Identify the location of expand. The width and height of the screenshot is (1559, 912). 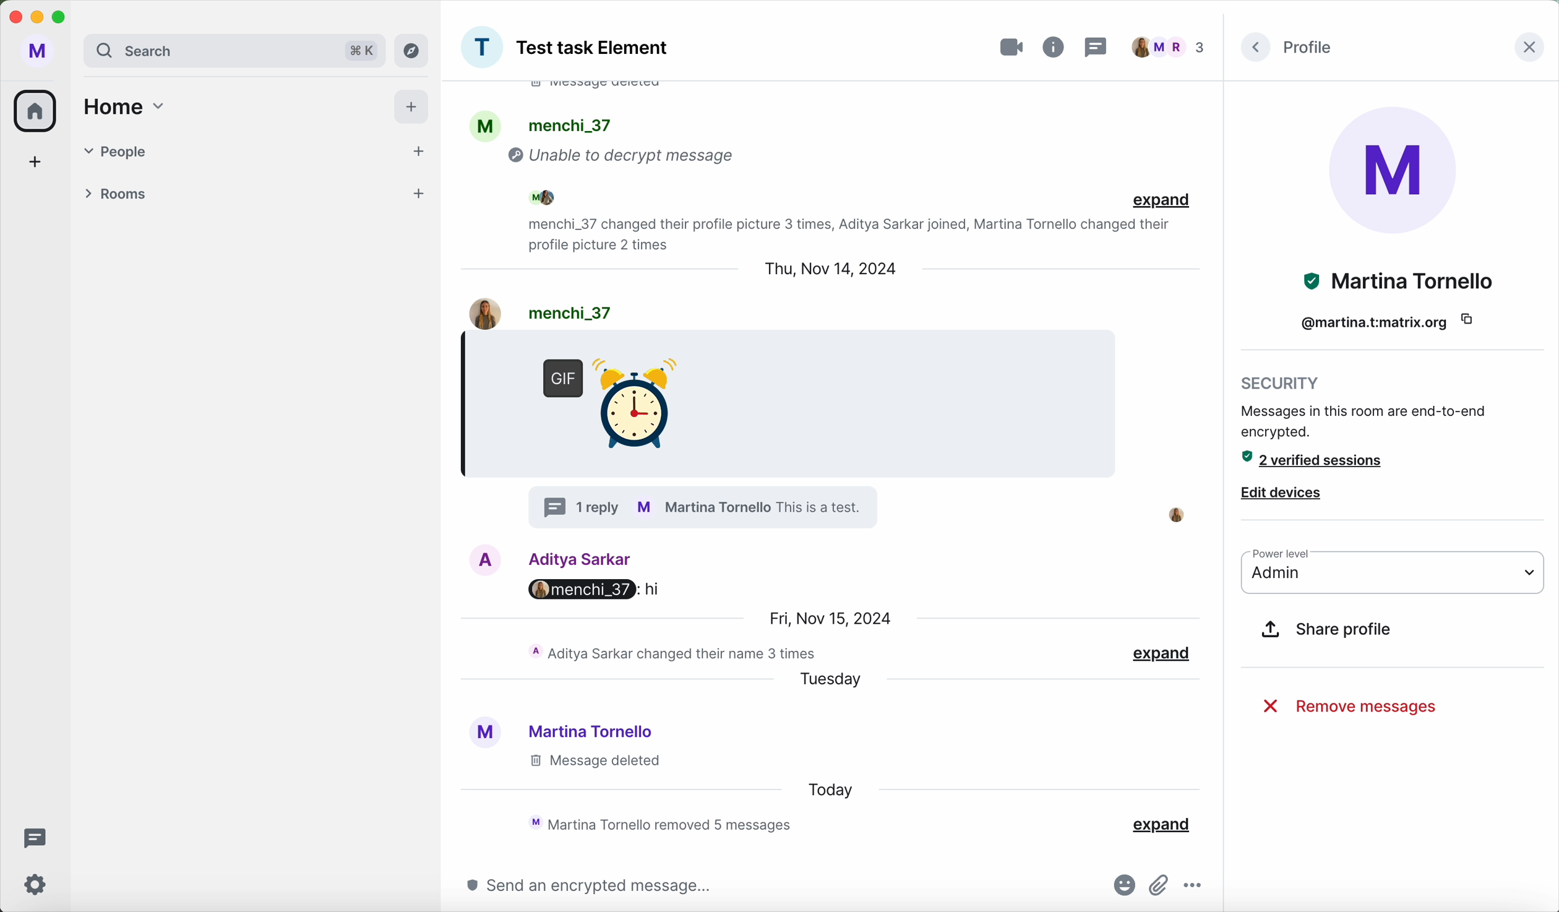
(1162, 653).